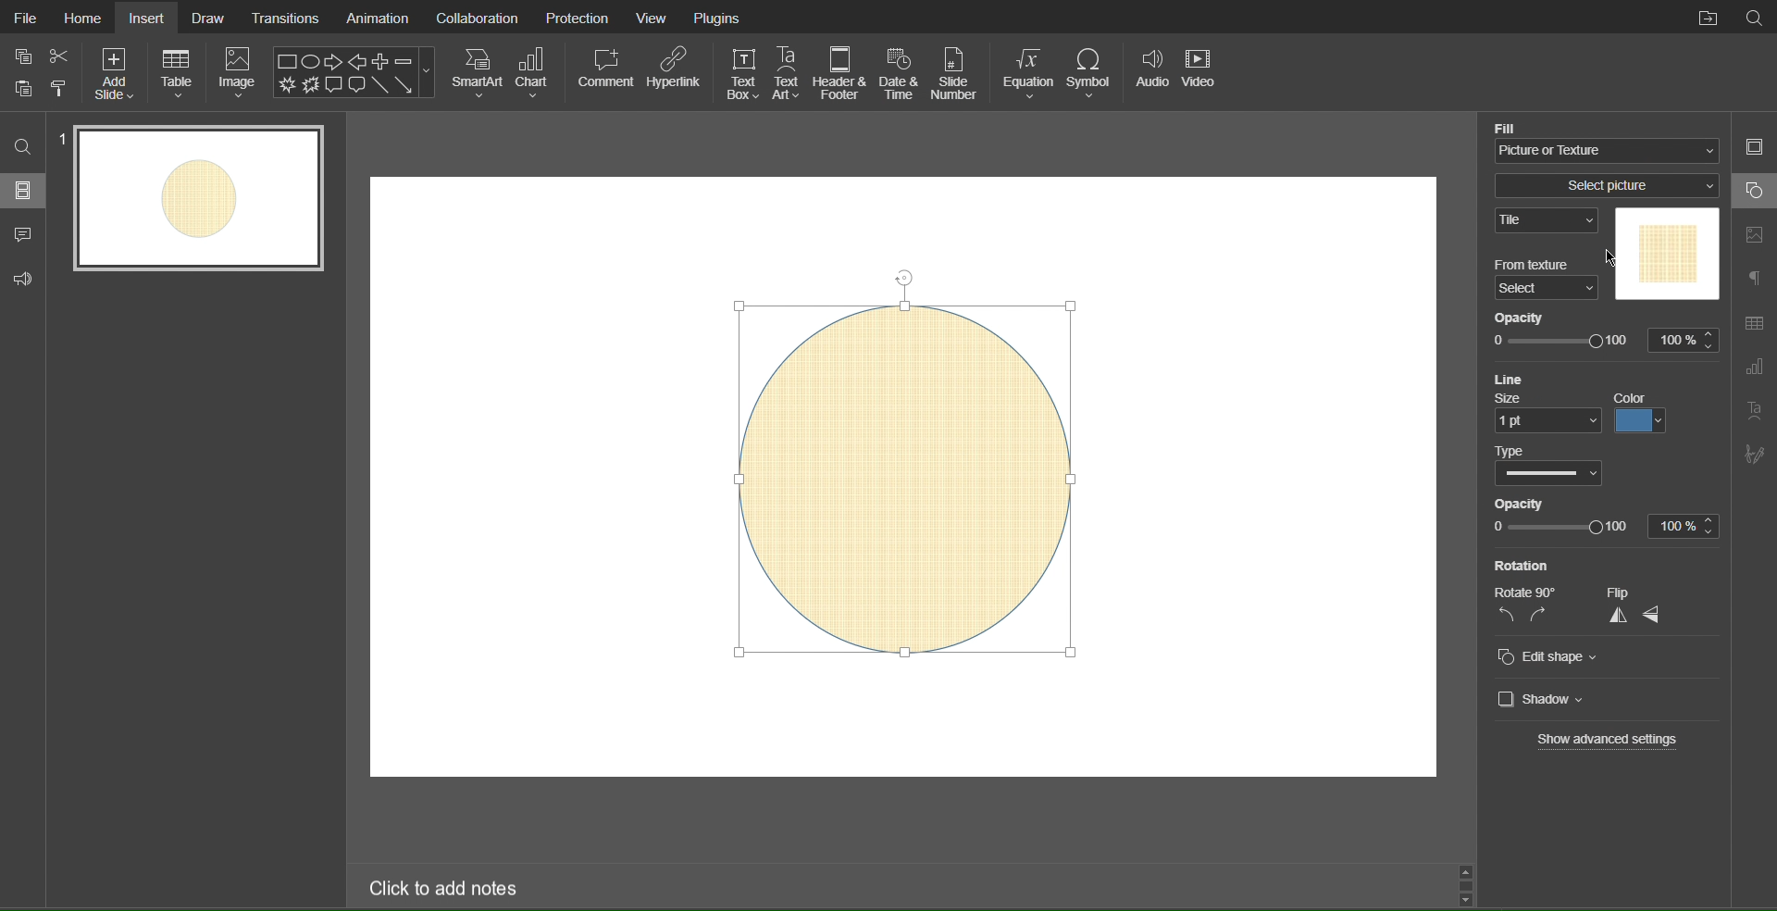  I want to click on Graph Settings, so click(1754, 369).